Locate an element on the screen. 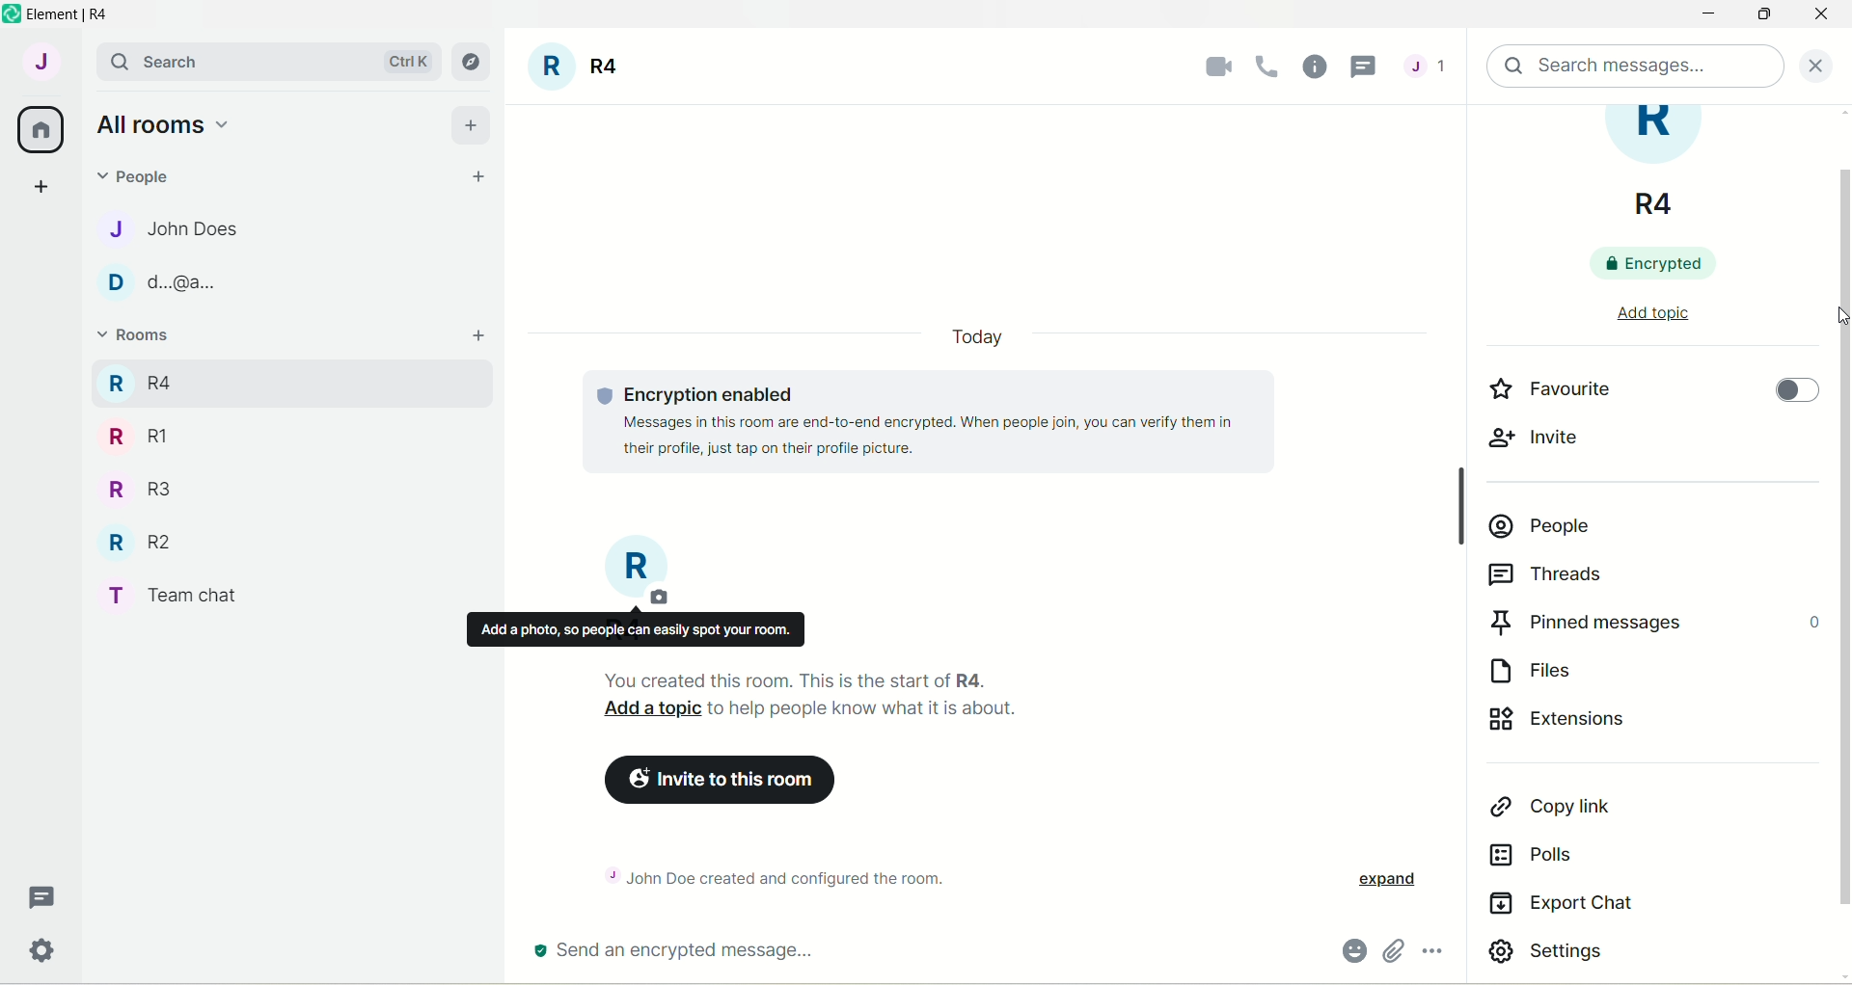 This screenshot has height=985, width=1852. R R2 is located at coordinates (133, 538).